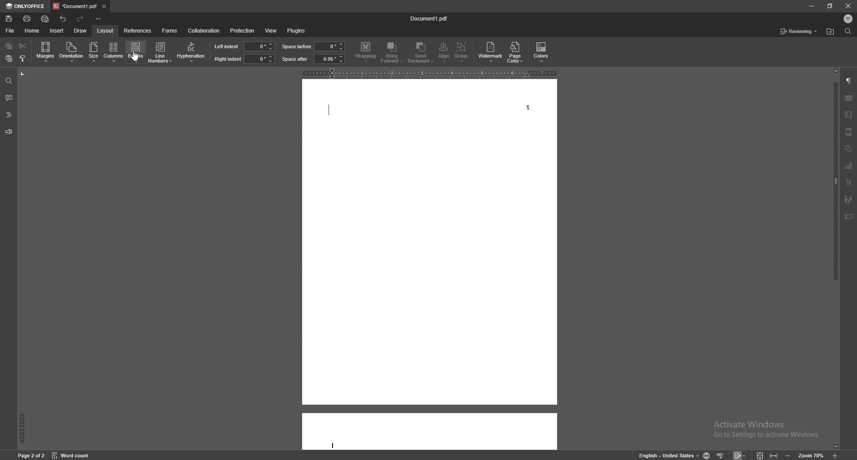 Image resolution: width=857 pixels, height=460 pixels. Describe the element at coordinates (849, 5) in the screenshot. I see `close` at that location.